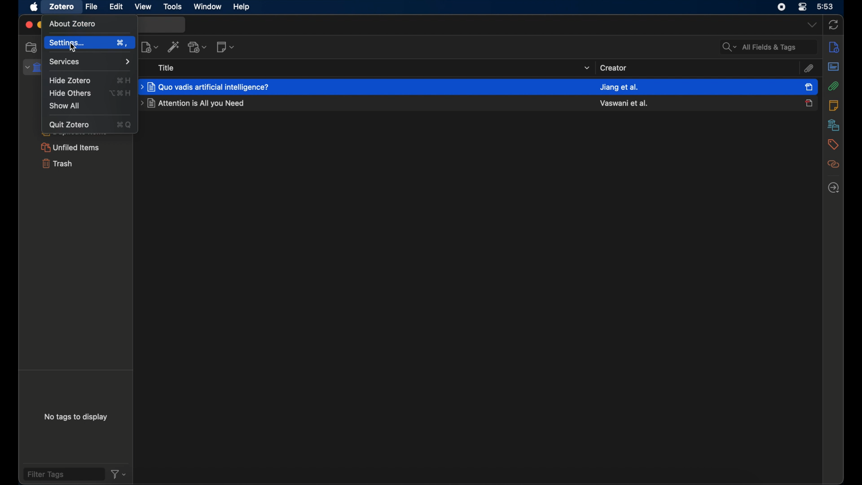  Describe the element at coordinates (808, 87) in the screenshot. I see `item selected` at that location.